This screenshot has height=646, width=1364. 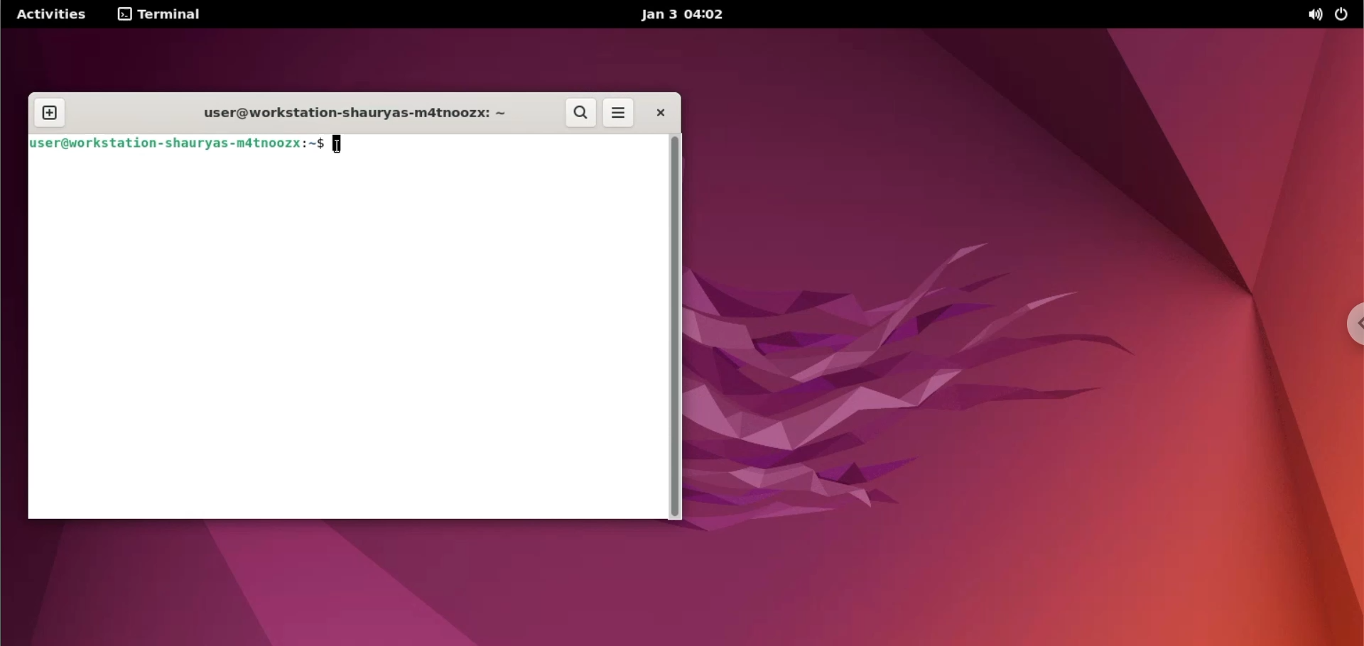 I want to click on cursor, so click(x=340, y=150).